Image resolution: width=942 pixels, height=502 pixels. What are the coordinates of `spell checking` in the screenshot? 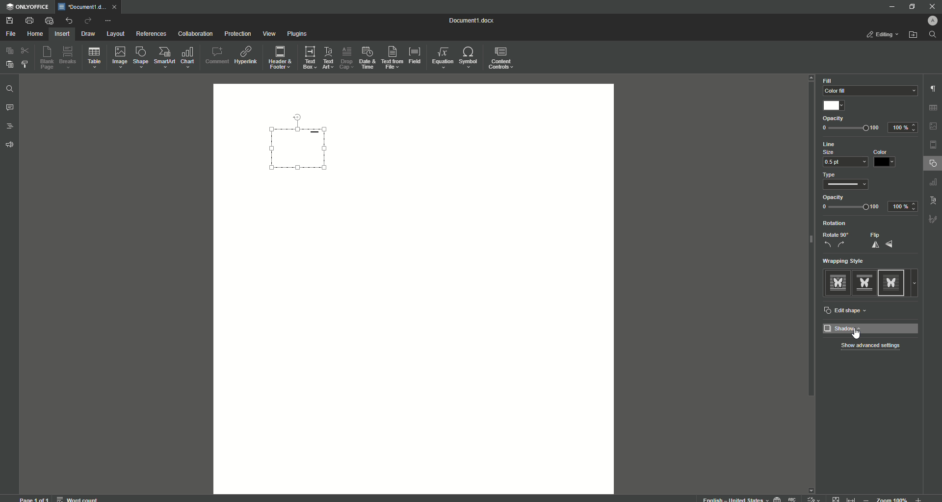 It's located at (793, 499).